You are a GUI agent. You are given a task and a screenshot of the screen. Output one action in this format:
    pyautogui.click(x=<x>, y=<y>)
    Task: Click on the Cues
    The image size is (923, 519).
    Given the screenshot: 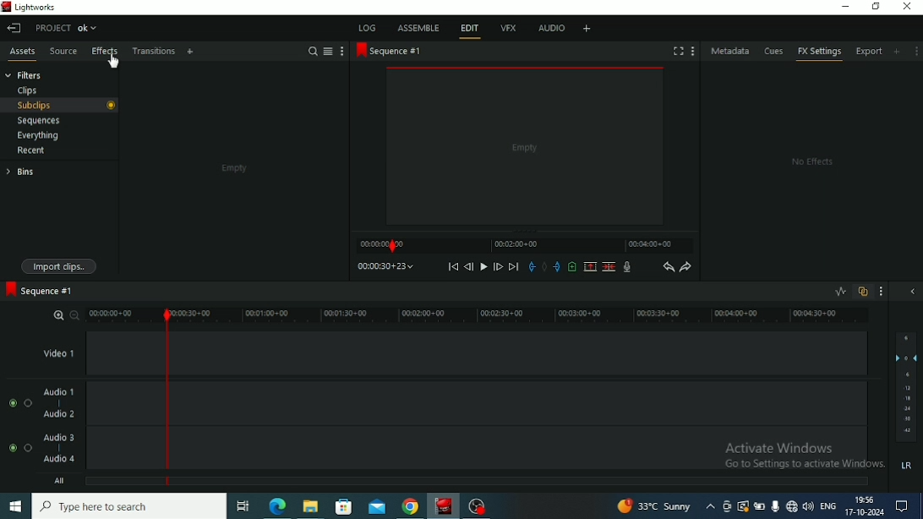 What is the action you would take?
    pyautogui.click(x=775, y=52)
    